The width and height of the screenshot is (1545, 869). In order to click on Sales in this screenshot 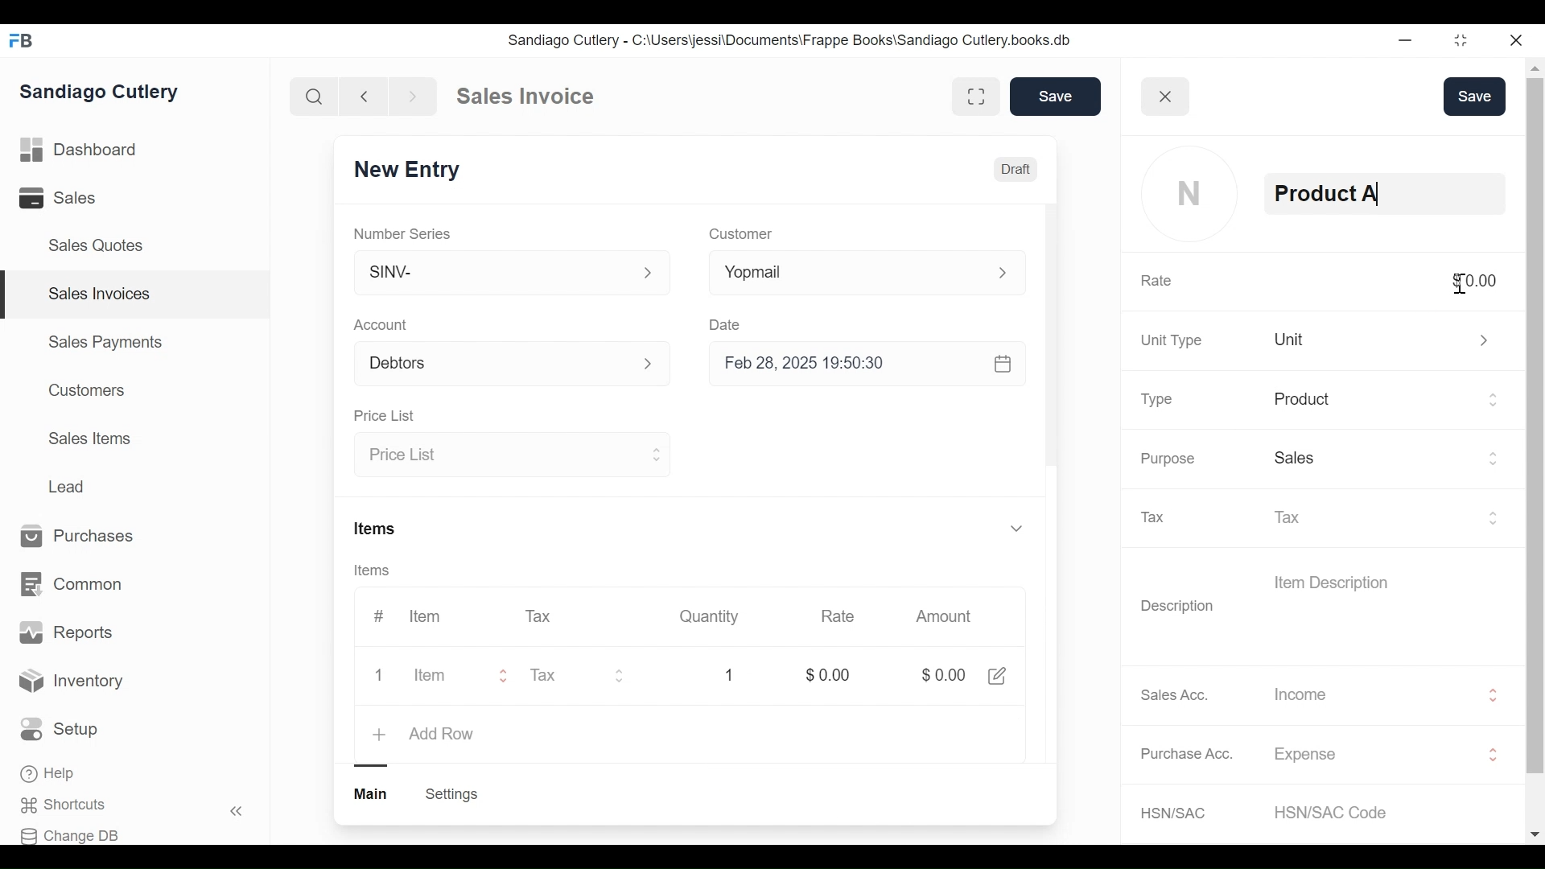, I will do `click(1387, 460)`.